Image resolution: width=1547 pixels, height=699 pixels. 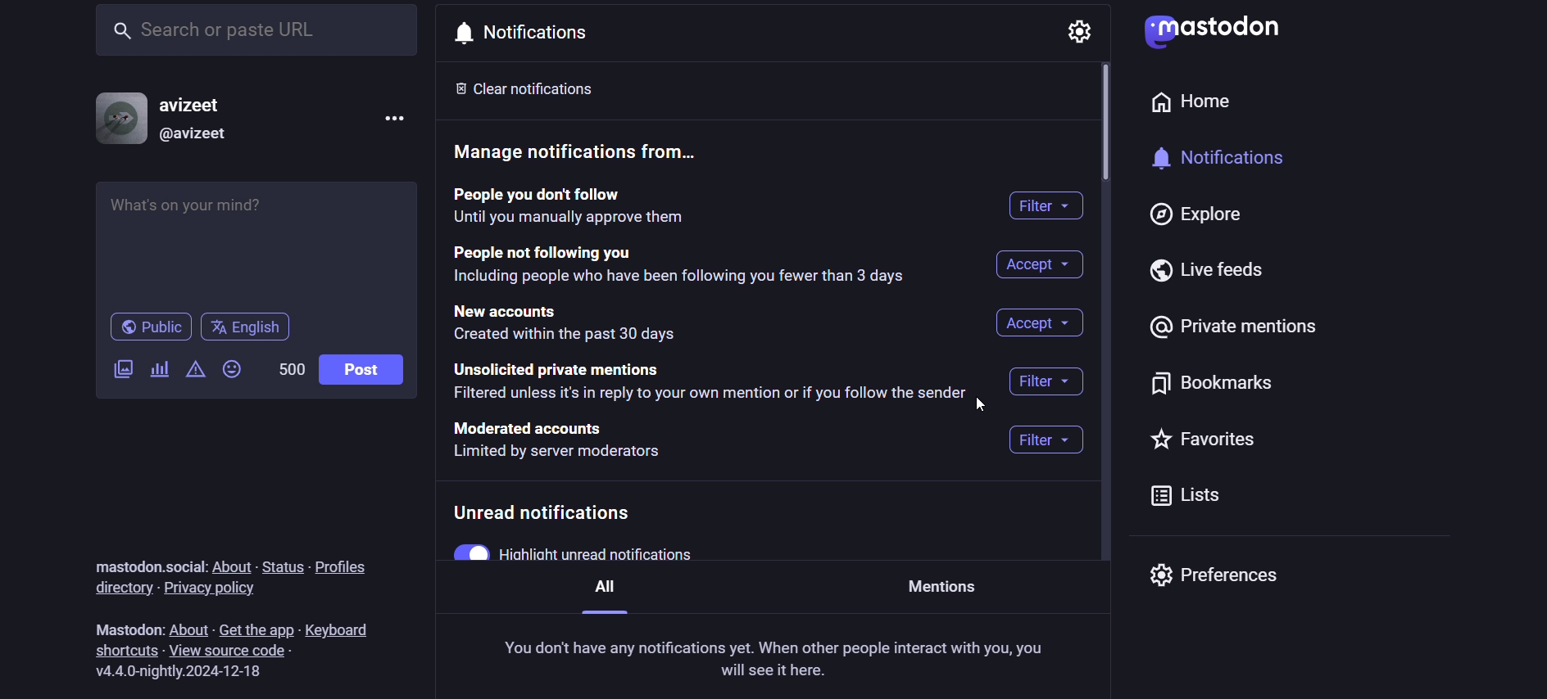 I want to click on privacy policy, so click(x=227, y=590).